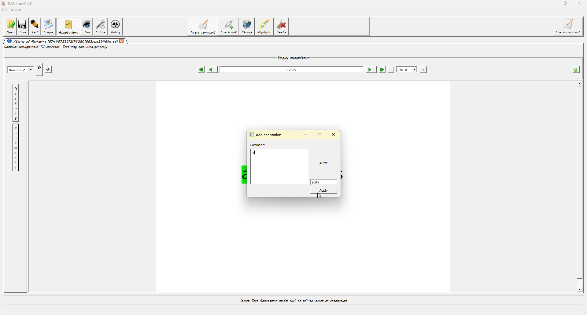 The image size is (587, 315). Describe the element at coordinates (267, 134) in the screenshot. I see `add annotation` at that location.